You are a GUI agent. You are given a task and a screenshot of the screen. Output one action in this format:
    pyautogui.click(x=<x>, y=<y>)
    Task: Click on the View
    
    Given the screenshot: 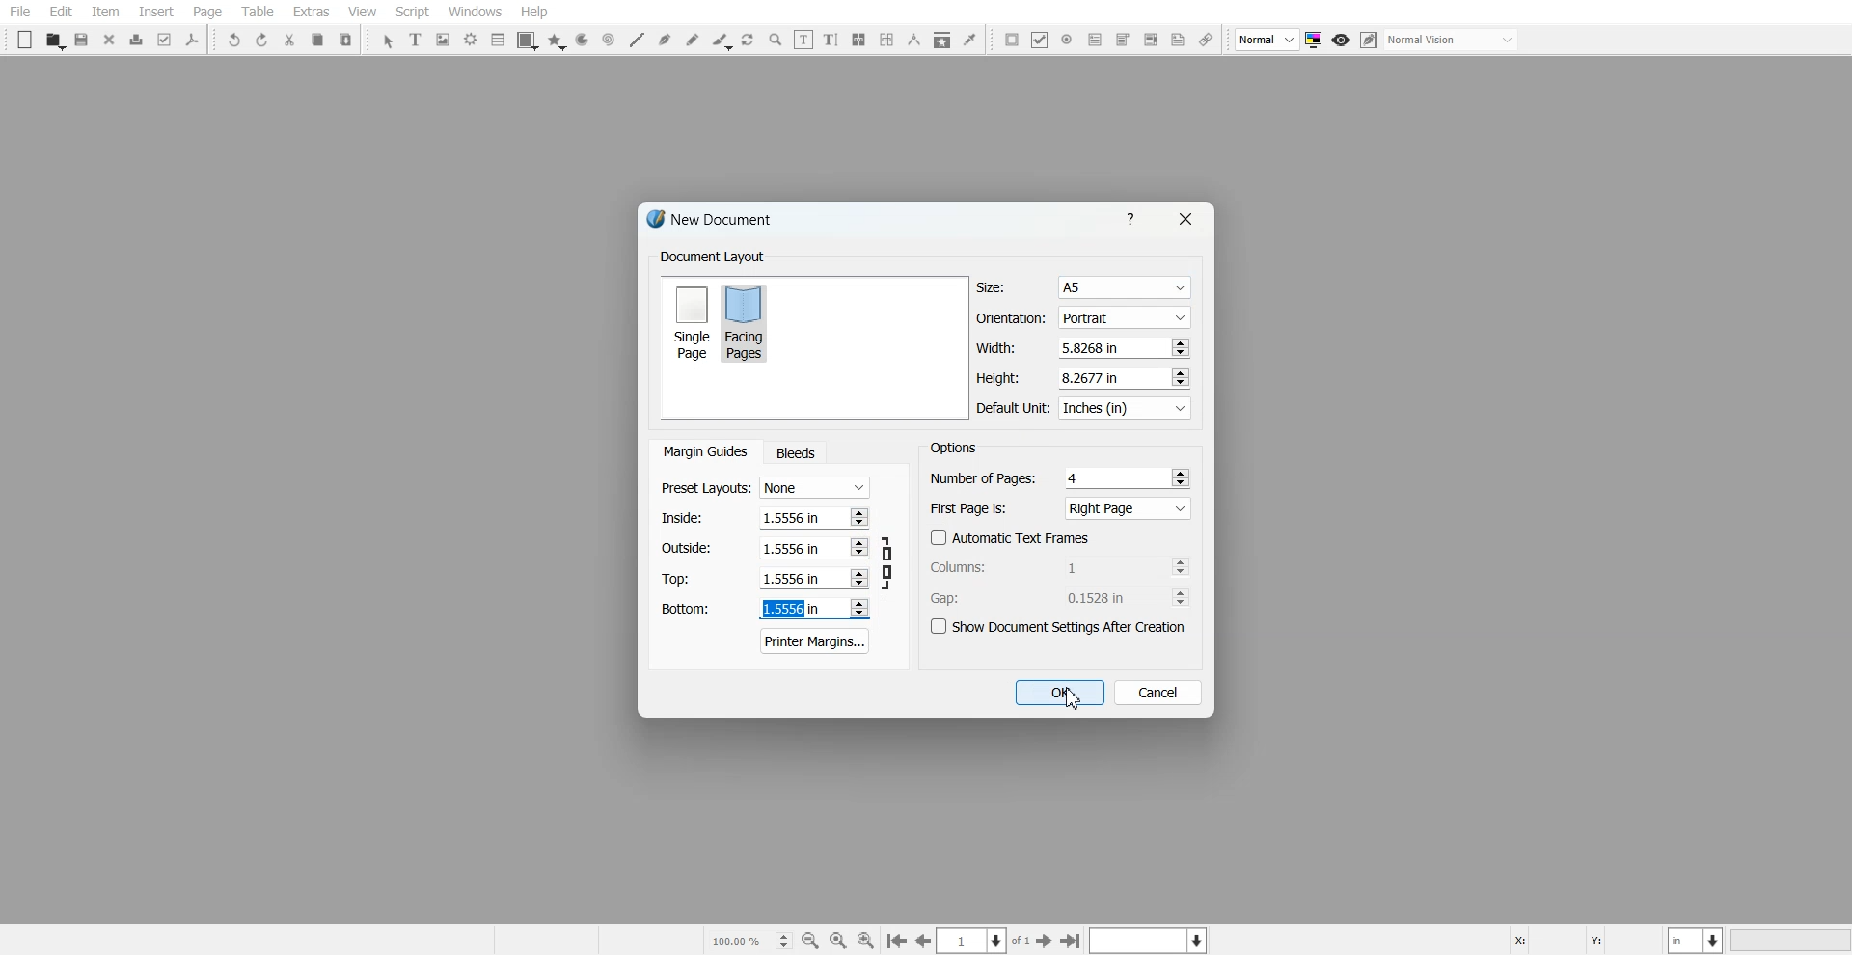 What is the action you would take?
    pyautogui.click(x=362, y=12)
    